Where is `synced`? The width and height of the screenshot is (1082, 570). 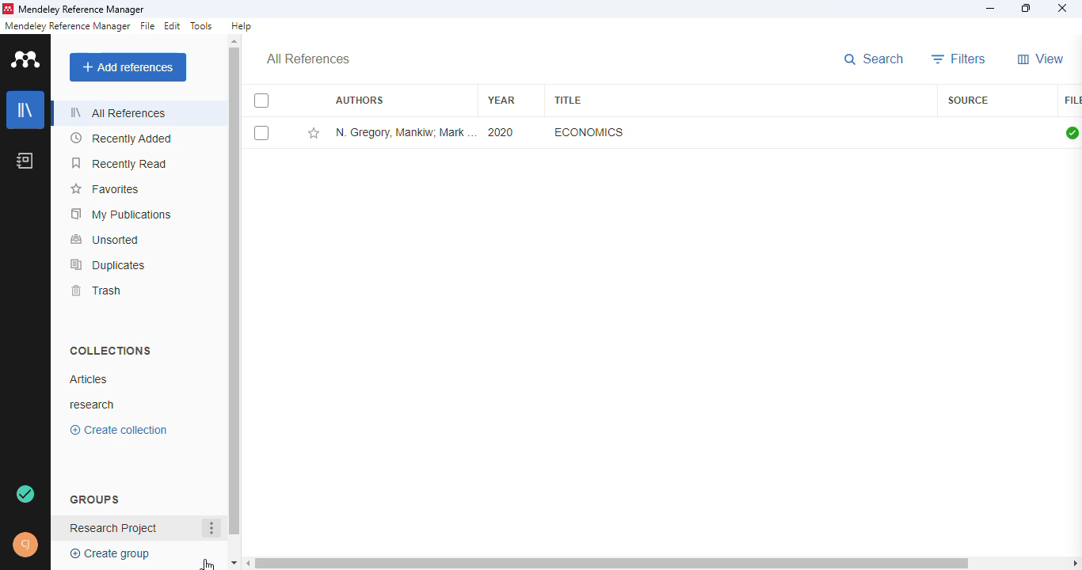 synced is located at coordinates (26, 496).